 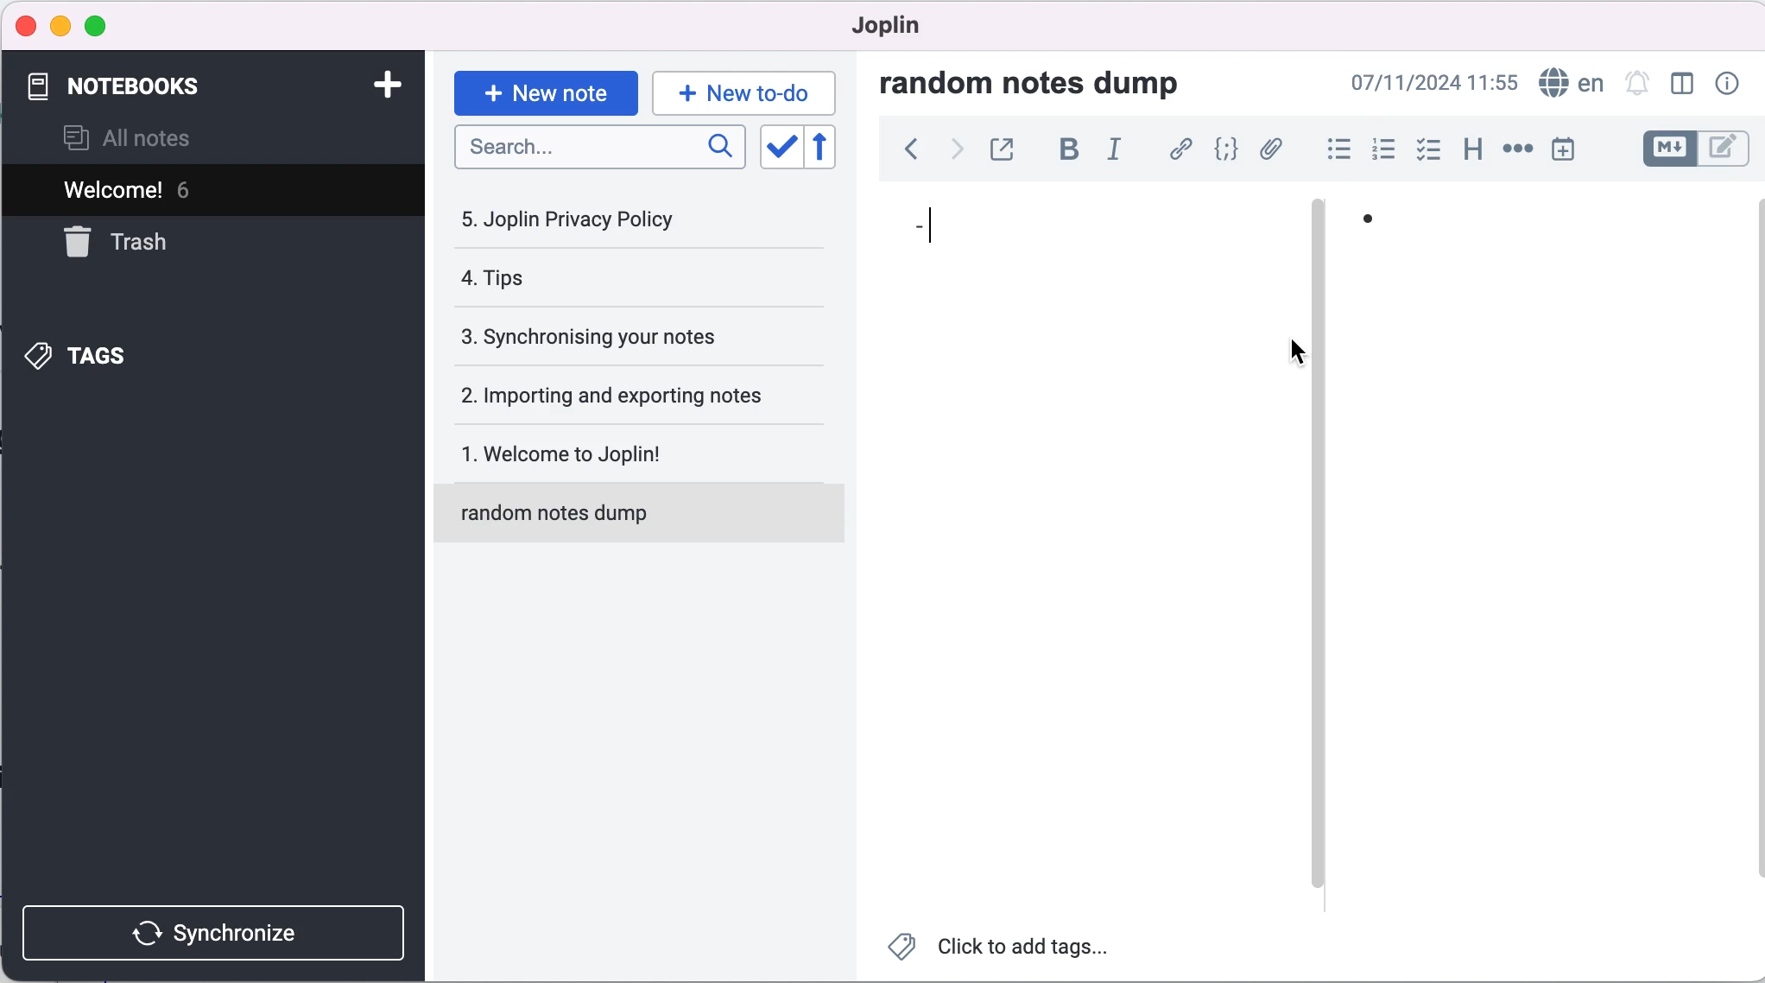 What do you see at coordinates (1434, 83) in the screenshot?
I see `07/11/2024 09:03` at bounding box center [1434, 83].